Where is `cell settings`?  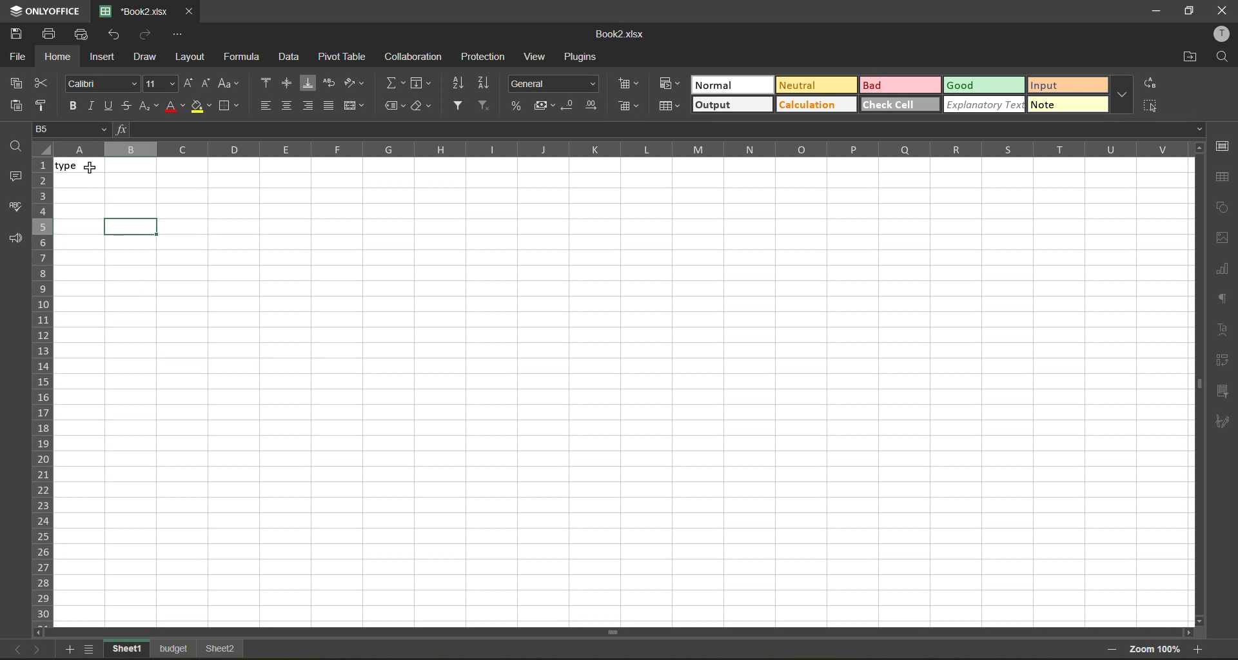 cell settings is located at coordinates (1223, 146).